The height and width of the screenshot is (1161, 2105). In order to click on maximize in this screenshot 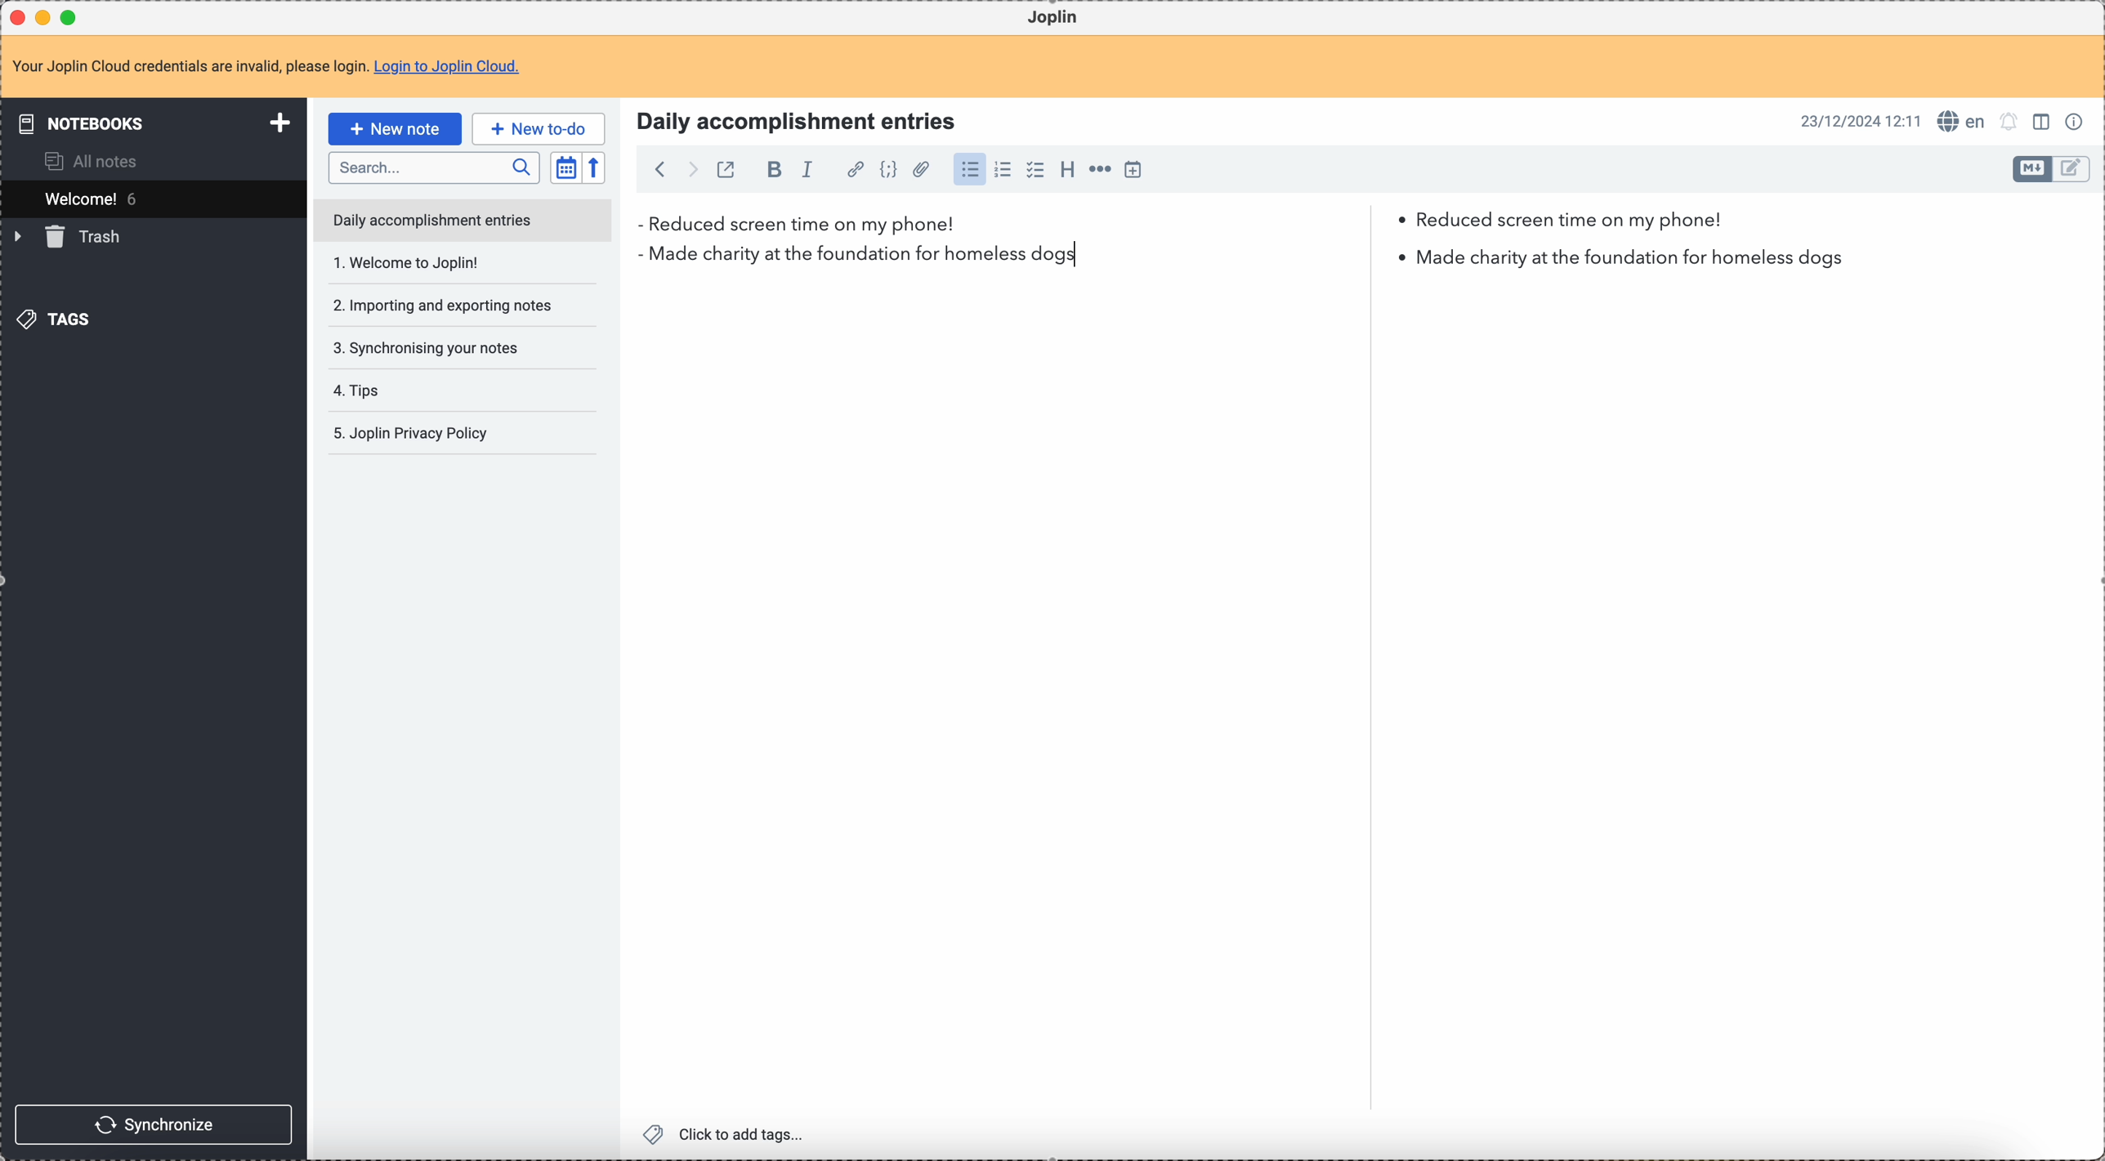, I will do `click(70, 16)`.